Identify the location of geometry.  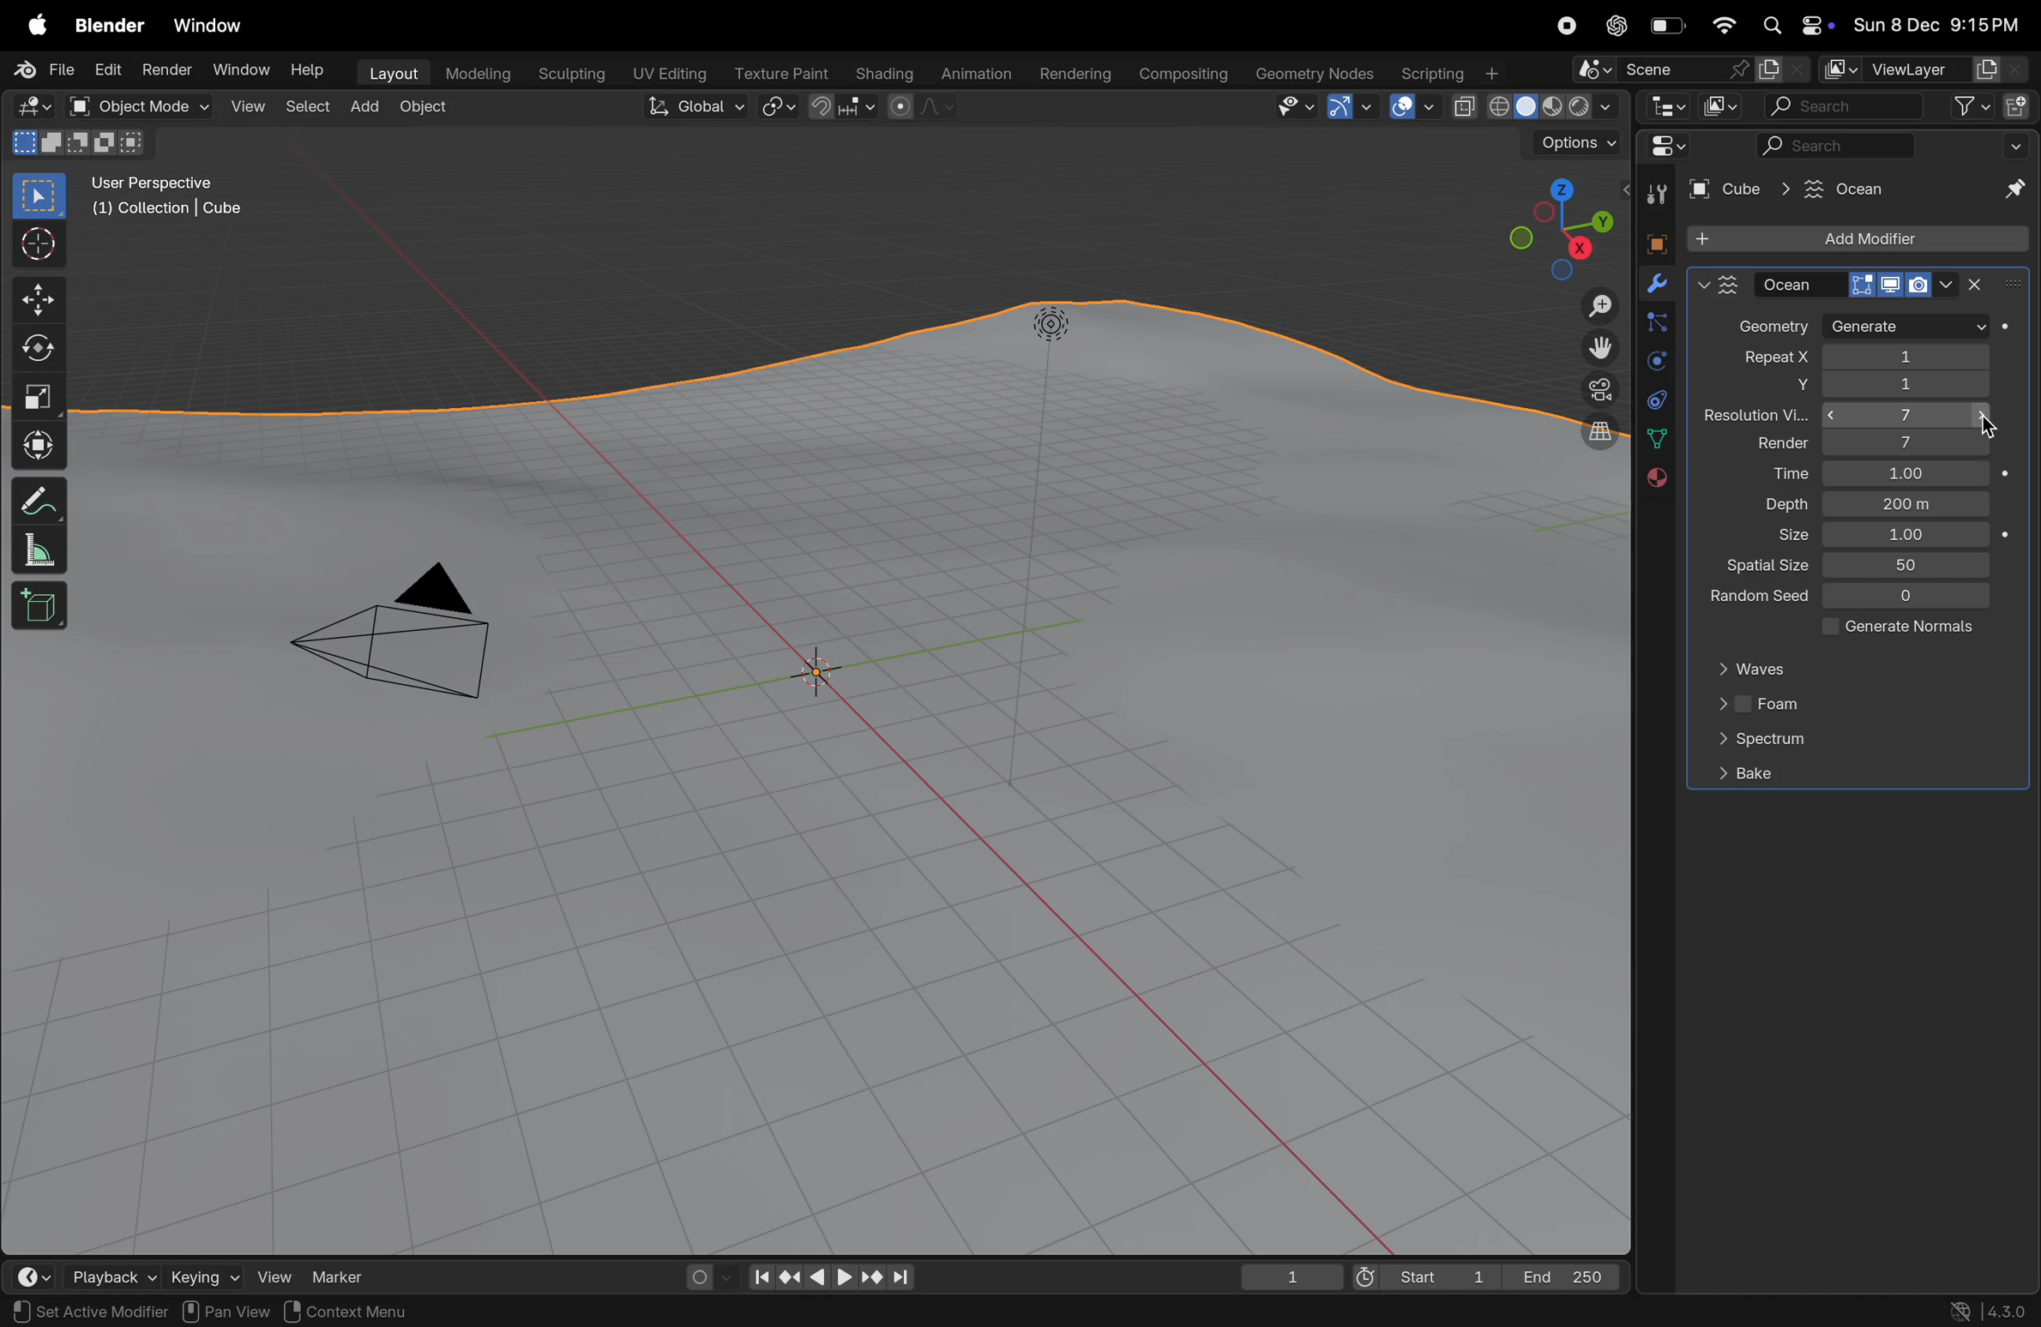
(1773, 328).